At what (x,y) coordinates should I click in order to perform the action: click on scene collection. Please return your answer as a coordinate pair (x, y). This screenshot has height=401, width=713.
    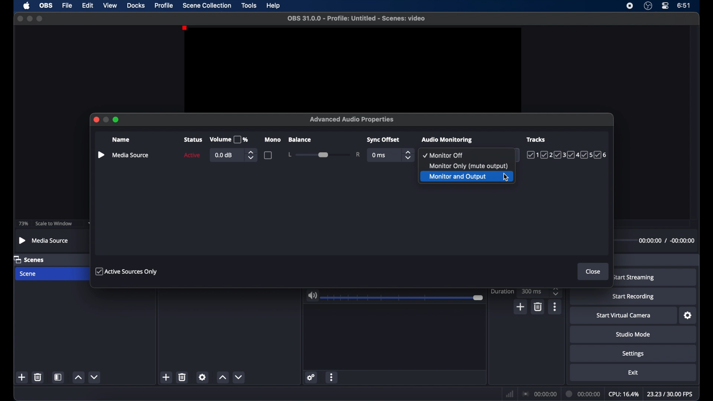
    Looking at the image, I should click on (207, 6).